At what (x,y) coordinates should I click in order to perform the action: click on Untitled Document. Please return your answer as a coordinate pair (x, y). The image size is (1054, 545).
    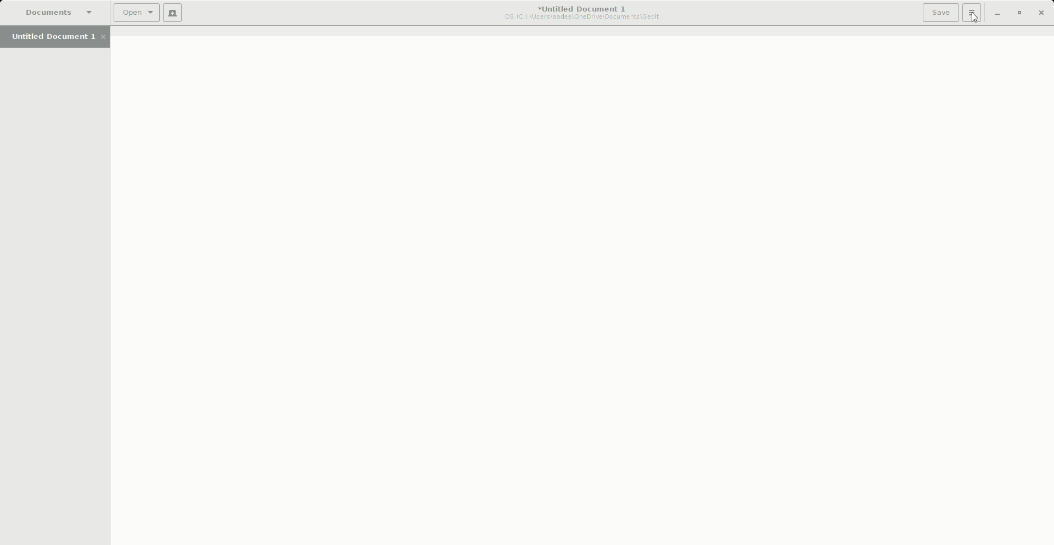
    Looking at the image, I should click on (576, 12).